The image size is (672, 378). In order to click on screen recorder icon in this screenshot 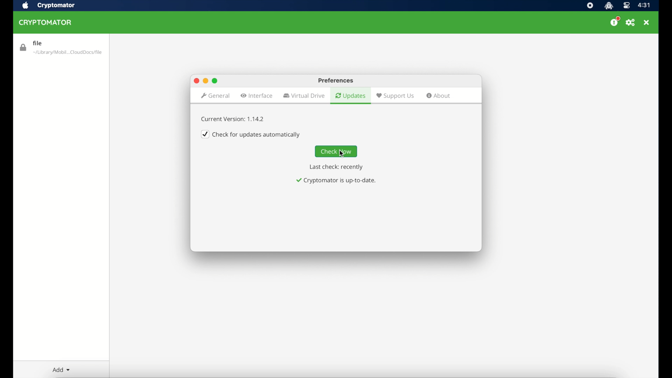, I will do `click(590, 6)`.